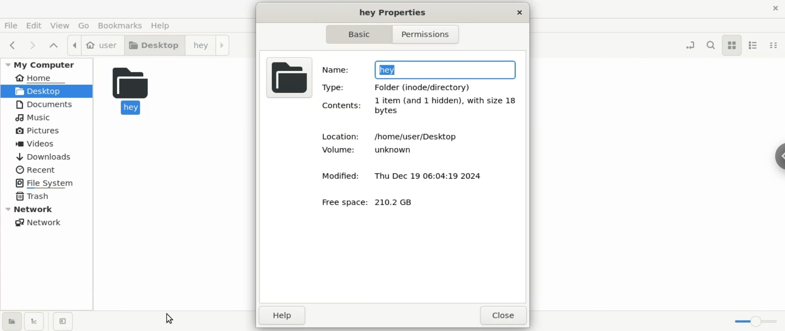 This screenshot has width=785, height=331. Describe the element at coordinates (11, 27) in the screenshot. I see `file` at that location.